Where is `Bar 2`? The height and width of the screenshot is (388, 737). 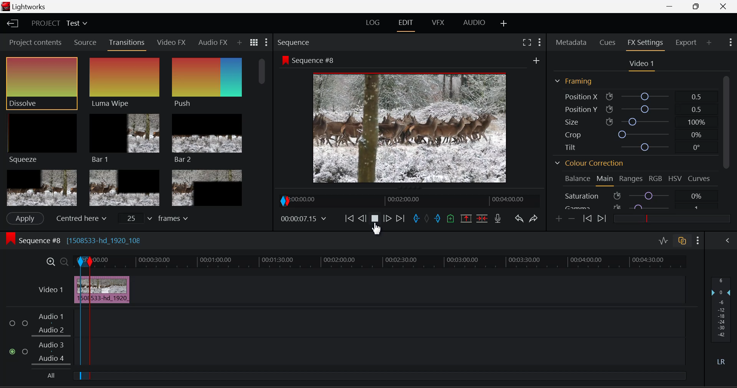 Bar 2 is located at coordinates (207, 138).